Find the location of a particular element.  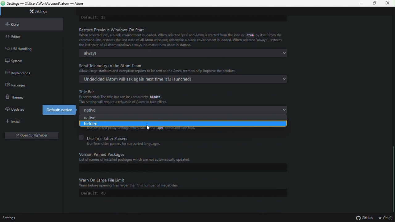

default:native is located at coordinates (58, 110).